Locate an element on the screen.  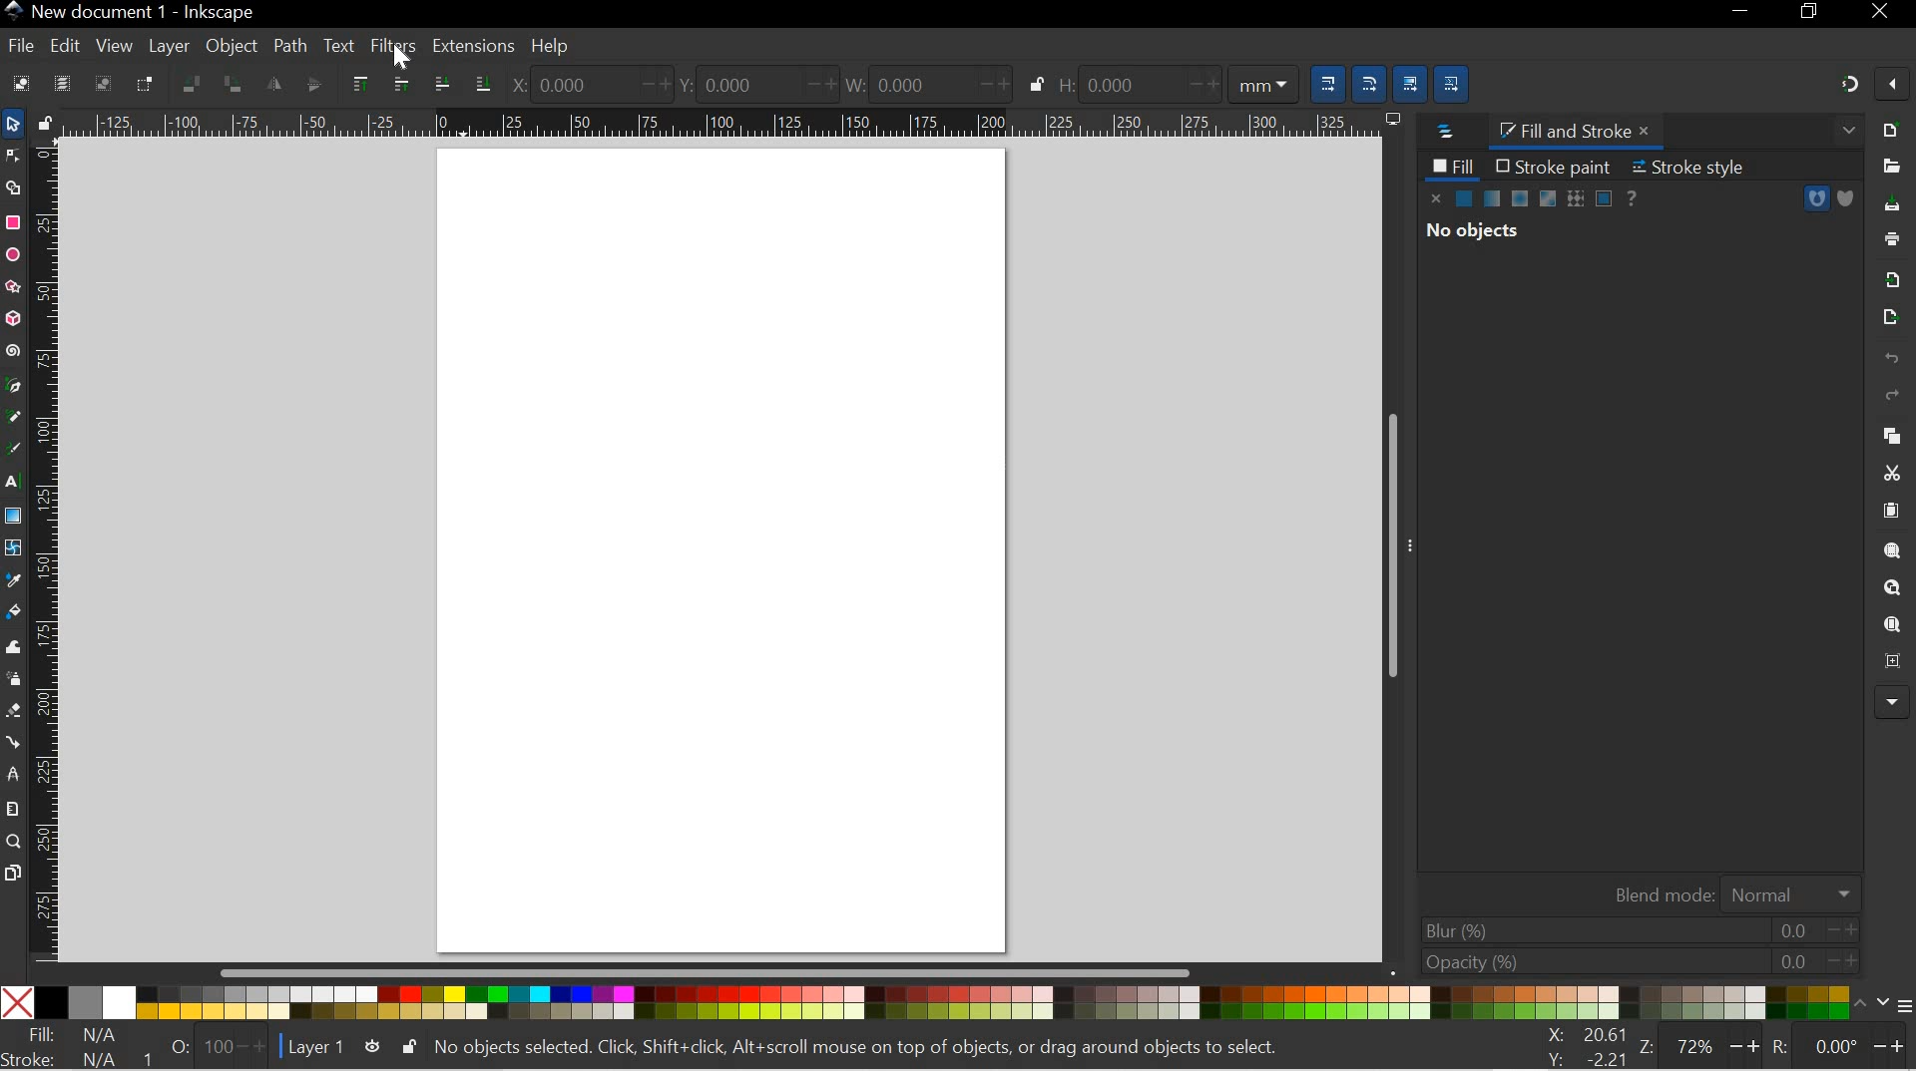
RANGE OF FIT AND STROKE is located at coordinates (211, 1046).